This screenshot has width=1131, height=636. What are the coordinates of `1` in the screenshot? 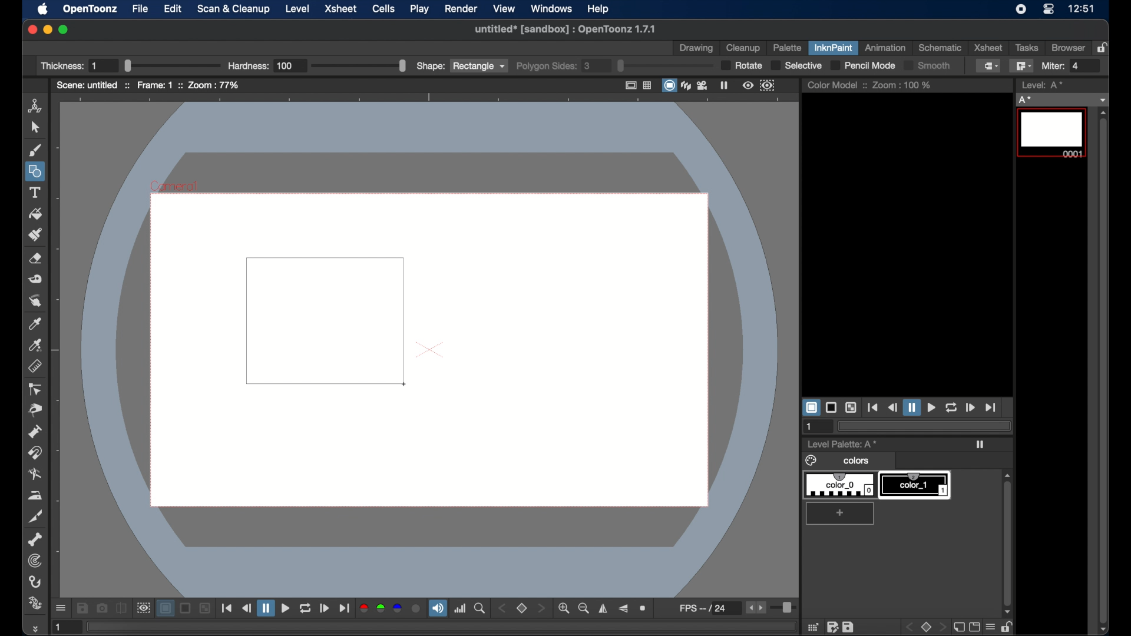 It's located at (810, 427).